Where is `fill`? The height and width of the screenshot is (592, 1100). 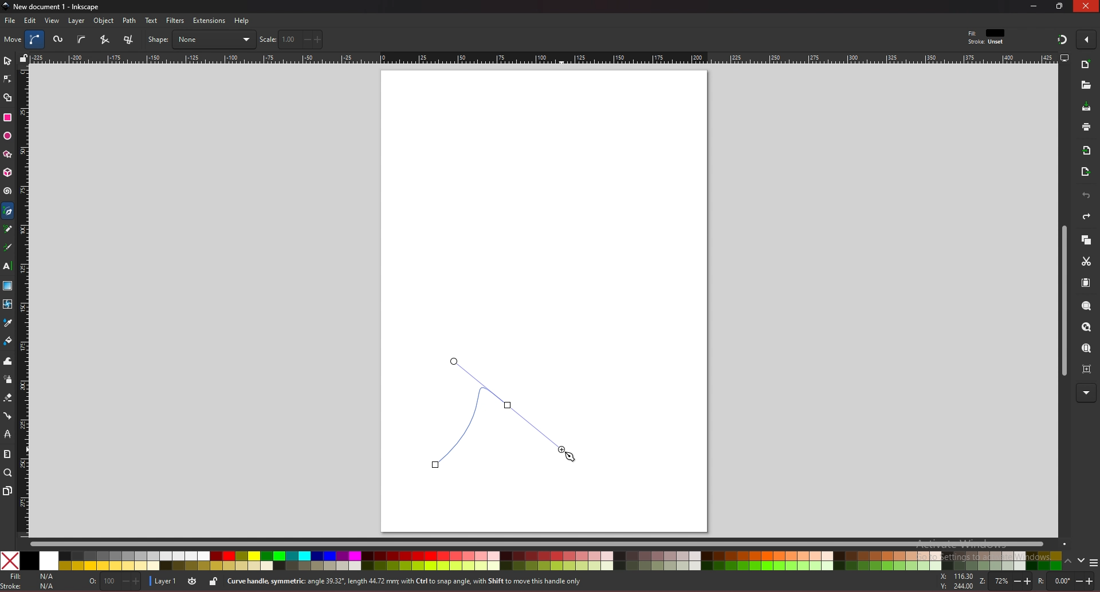 fill is located at coordinates (31, 577).